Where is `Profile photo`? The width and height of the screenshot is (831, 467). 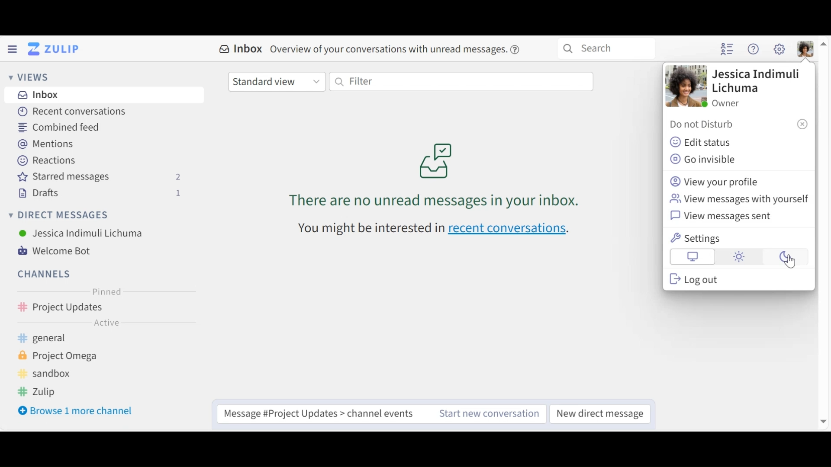 Profile photo is located at coordinates (685, 86).